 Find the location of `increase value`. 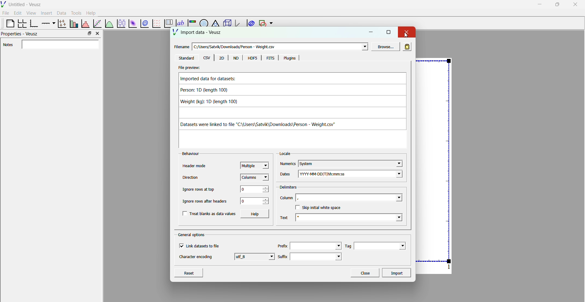

increase value is located at coordinates (267, 199).